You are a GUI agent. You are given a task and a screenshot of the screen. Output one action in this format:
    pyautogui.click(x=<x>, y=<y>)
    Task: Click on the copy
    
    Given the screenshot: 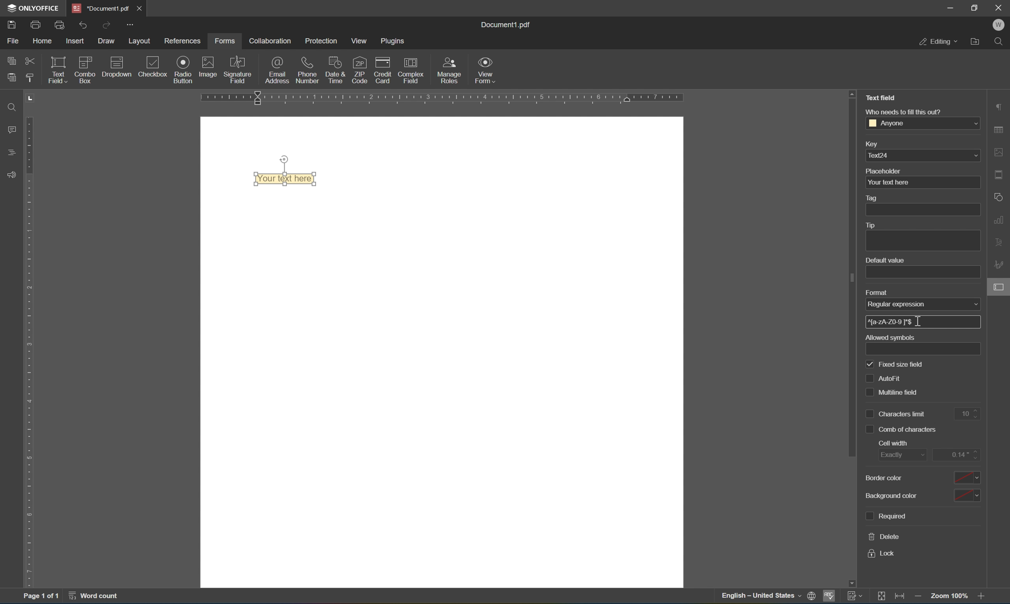 What is the action you would take?
    pyautogui.click(x=12, y=59)
    